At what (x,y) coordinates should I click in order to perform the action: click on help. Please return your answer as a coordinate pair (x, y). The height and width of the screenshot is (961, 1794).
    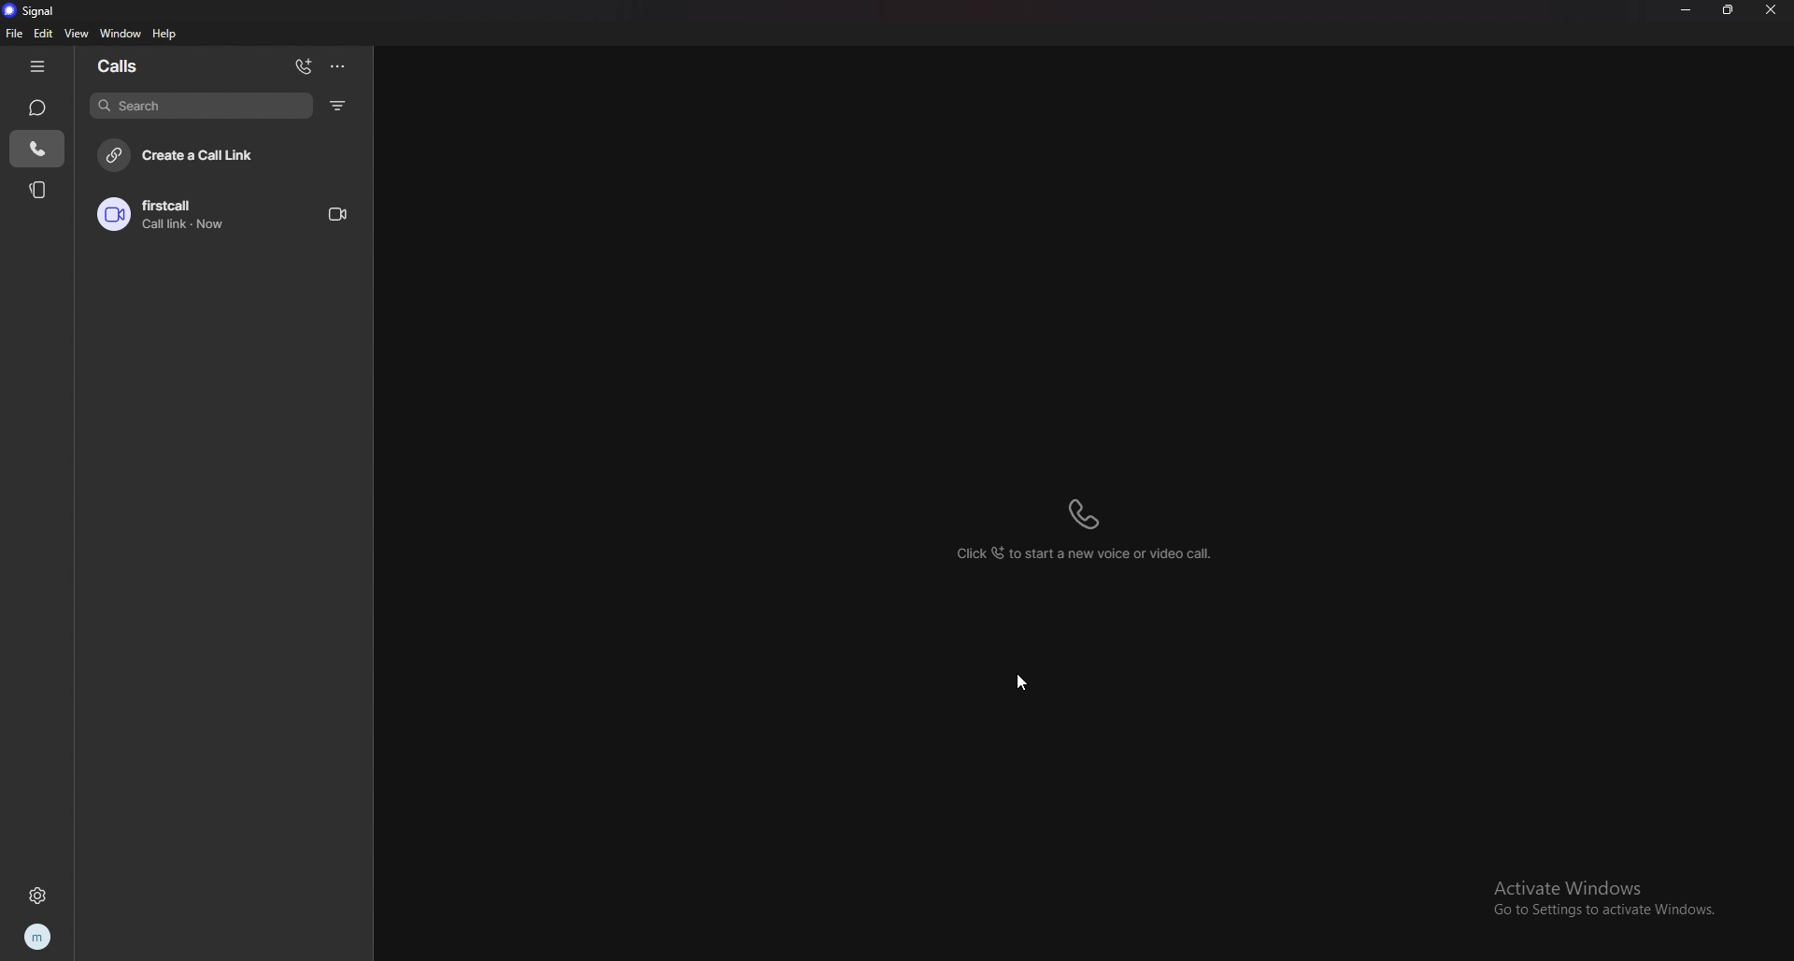
    Looking at the image, I should click on (165, 34).